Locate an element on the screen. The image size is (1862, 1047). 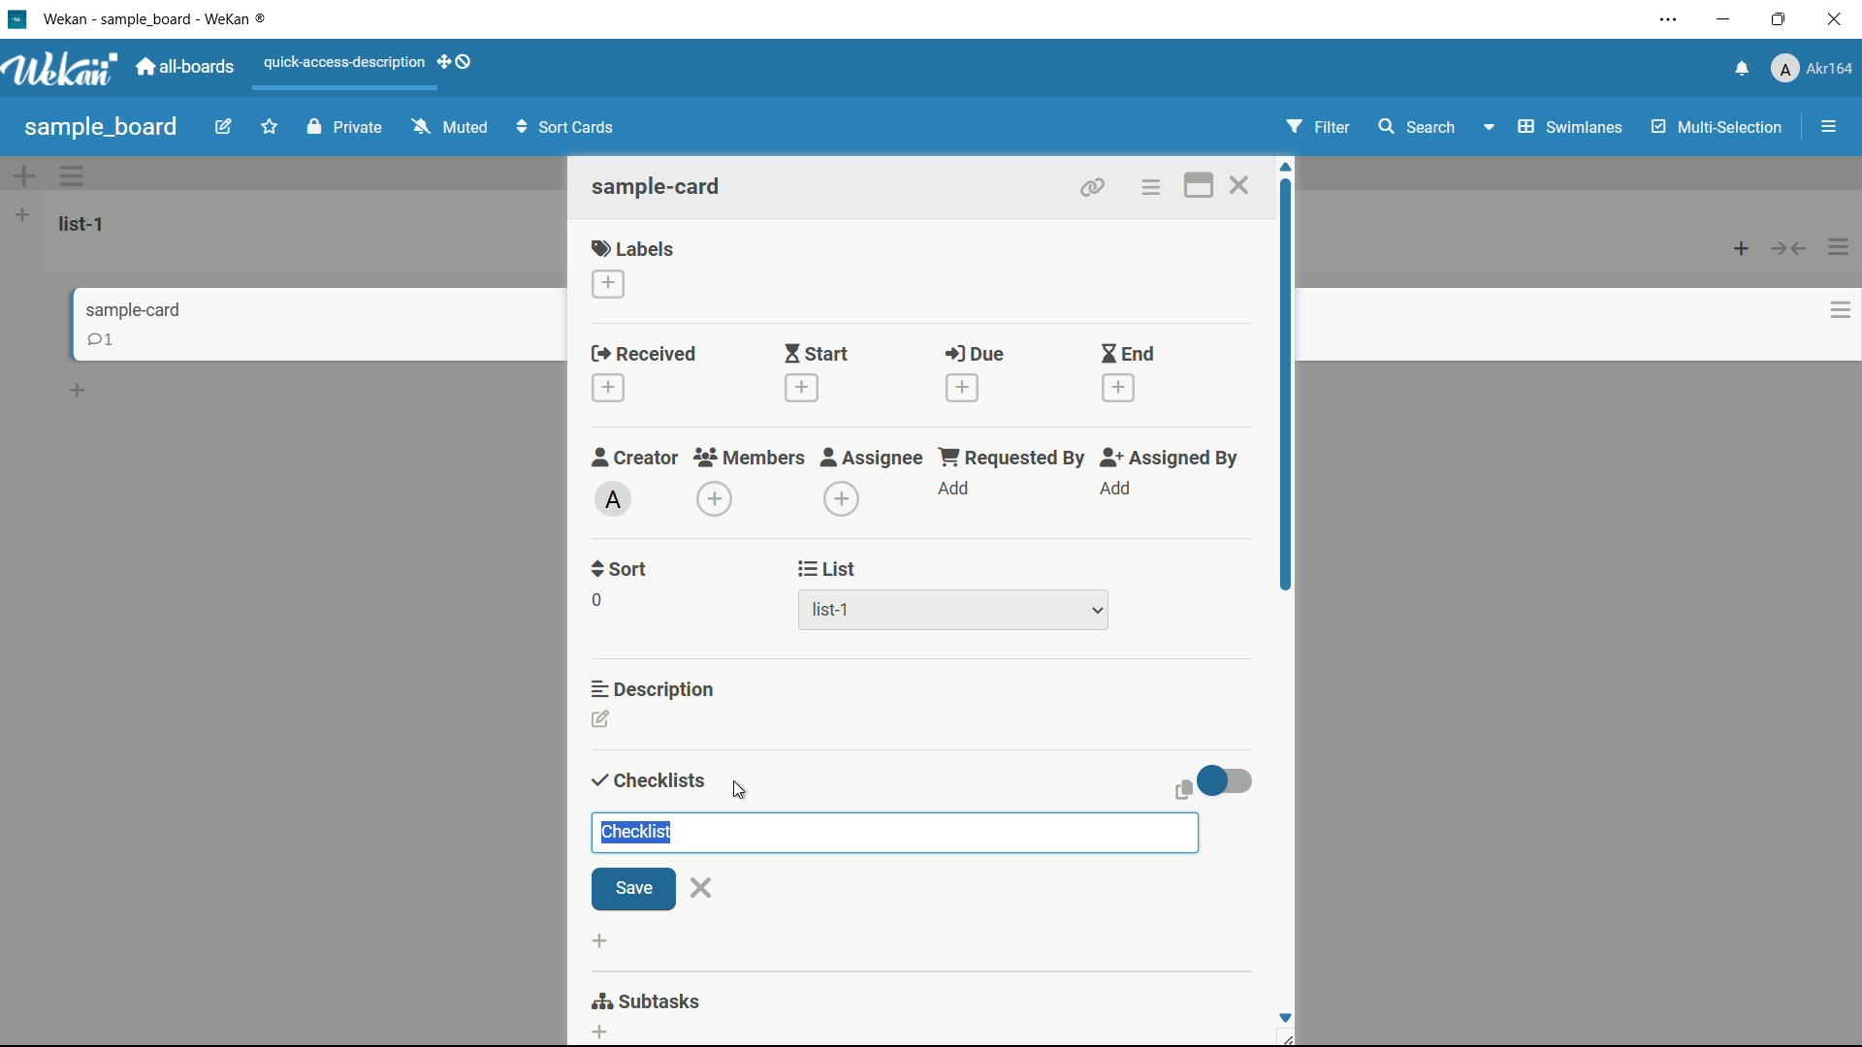
options is located at coordinates (1843, 242).